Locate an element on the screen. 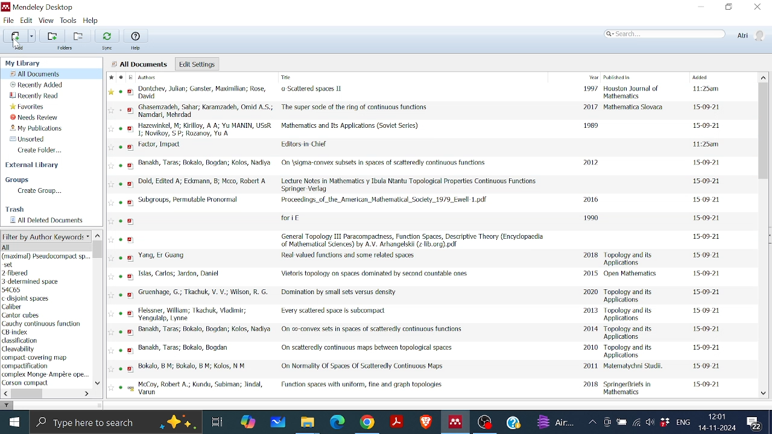 The image size is (772, 434). Title is located at coordinates (367, 348).